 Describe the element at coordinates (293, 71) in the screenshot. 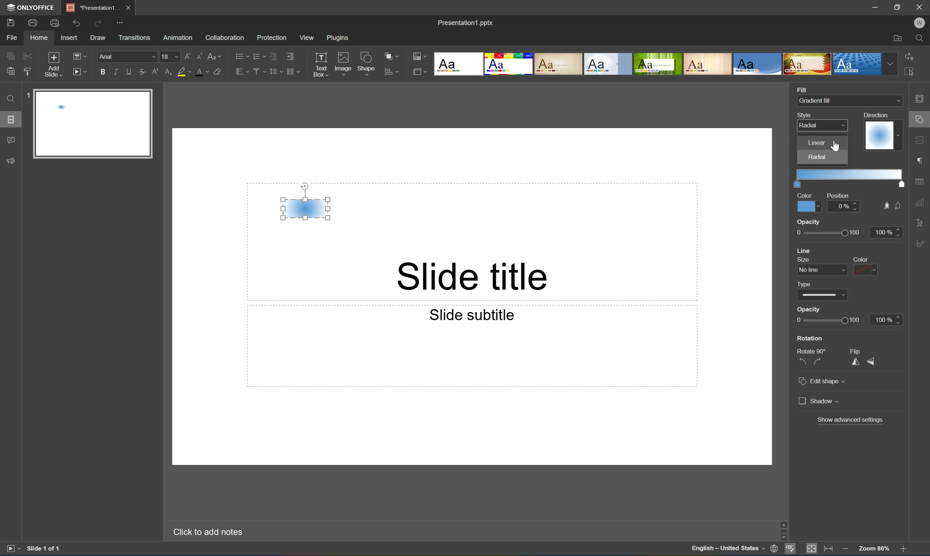

I see `Insert columns` at that location.